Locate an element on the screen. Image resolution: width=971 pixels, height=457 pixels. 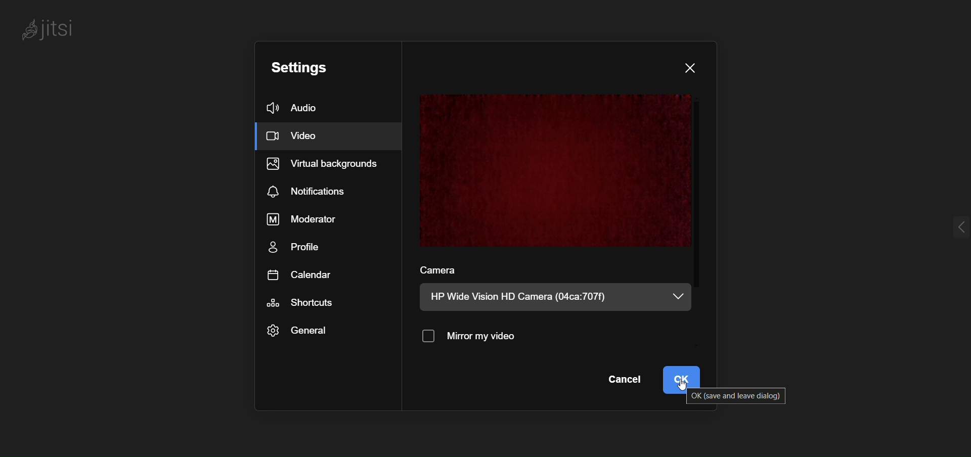
profile is located at coordinates (294, 249).